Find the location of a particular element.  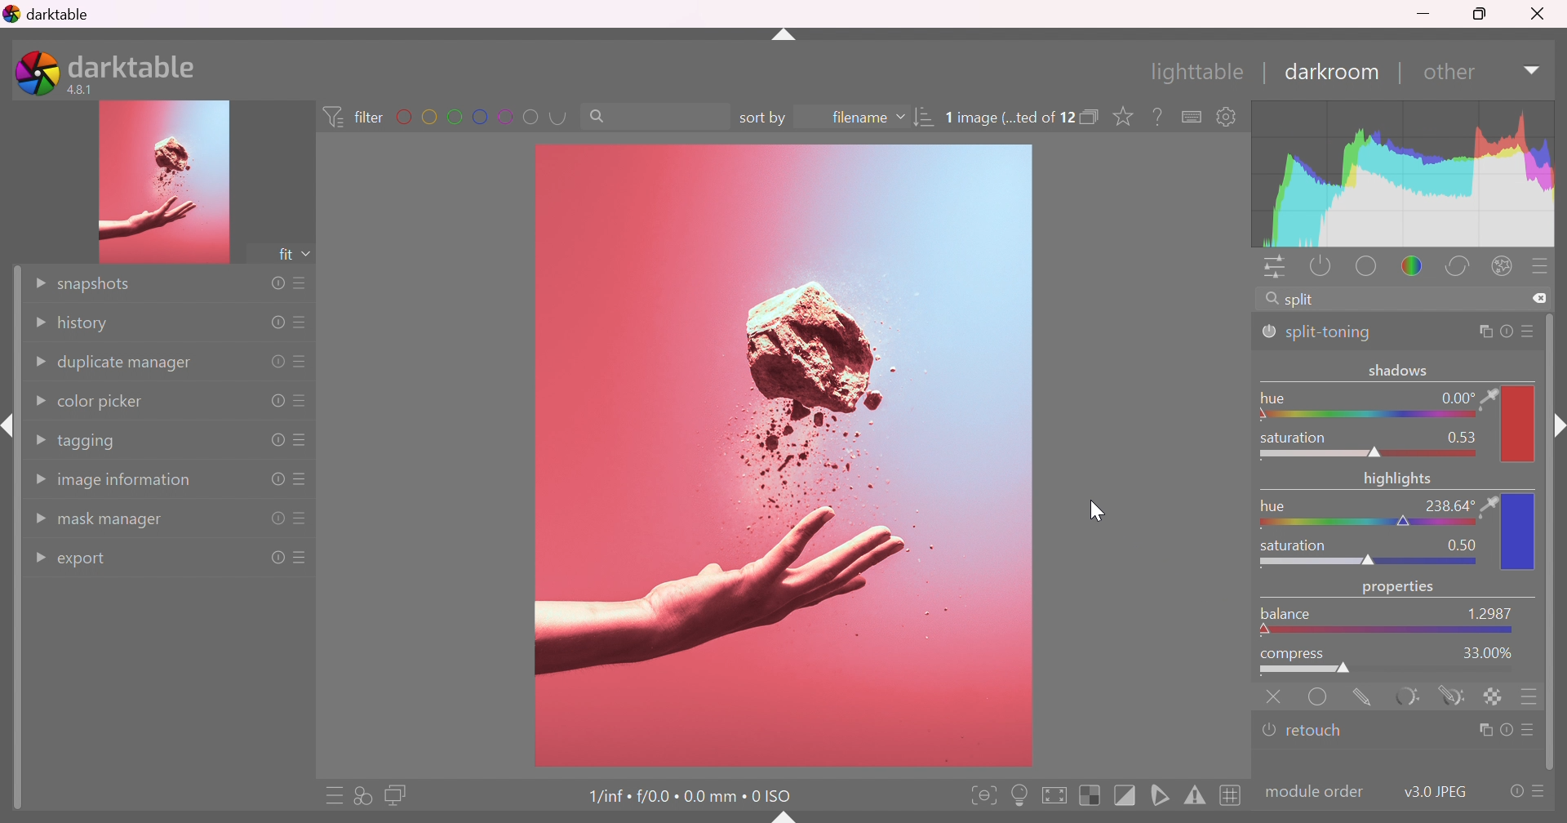

color is located at coordinates (1414, 269).